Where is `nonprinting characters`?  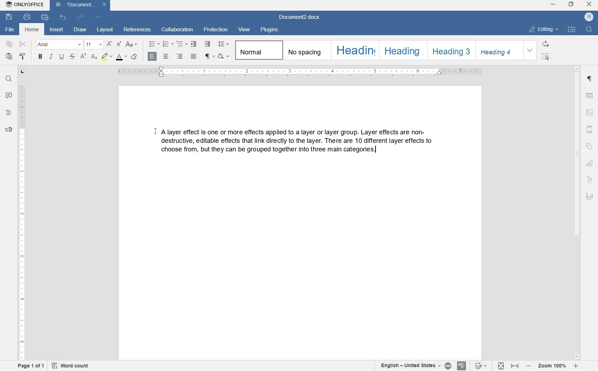 nonprinting characters is located at coordinates (209, 56).